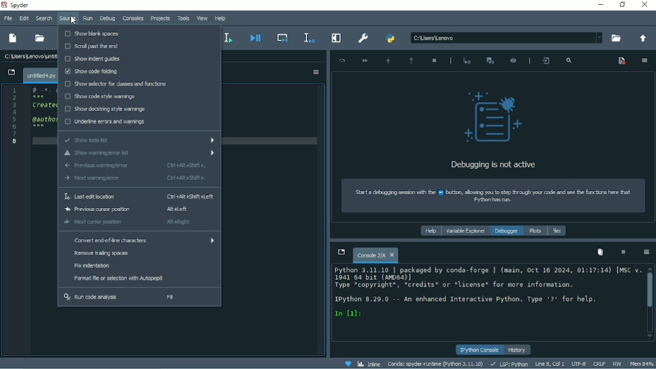 Image resolution: width=656 pixels, height=369 pixels. What do you see at coordinates (138, 154) in the screenshot?
I see `Show warning/error list` at bounding box center [138, 154].